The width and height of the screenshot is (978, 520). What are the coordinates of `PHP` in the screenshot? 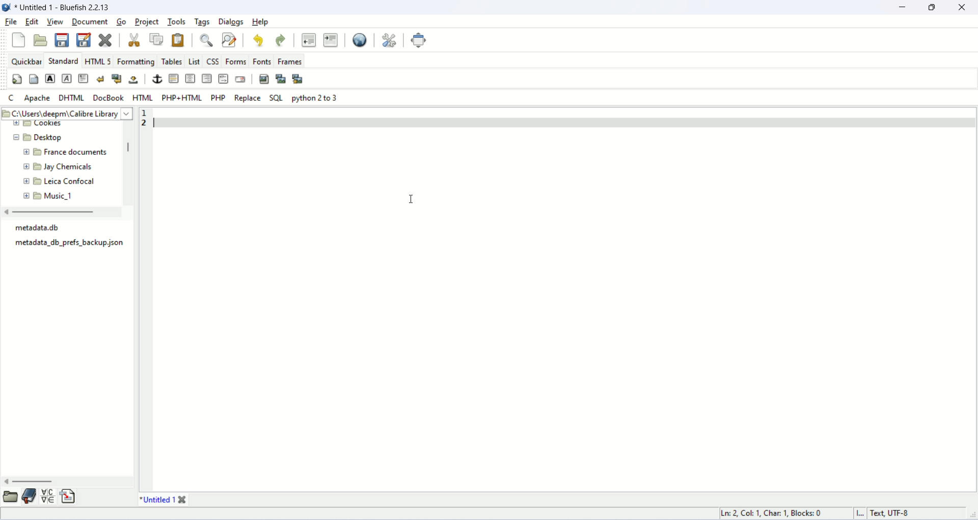 It's located at (218, 97).